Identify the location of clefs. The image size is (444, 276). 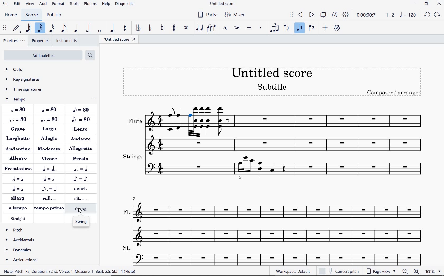
(26, 69).